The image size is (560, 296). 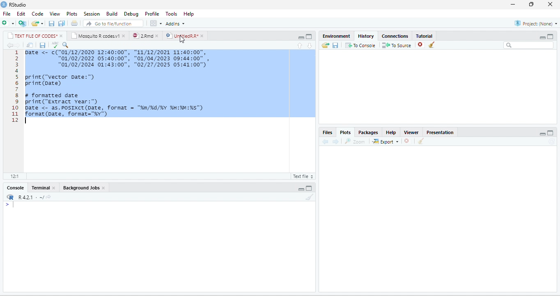 What do you see at coordinates (425, 36) in the screenshot?
I see `Tutorial` at bounding box center [425, 36].